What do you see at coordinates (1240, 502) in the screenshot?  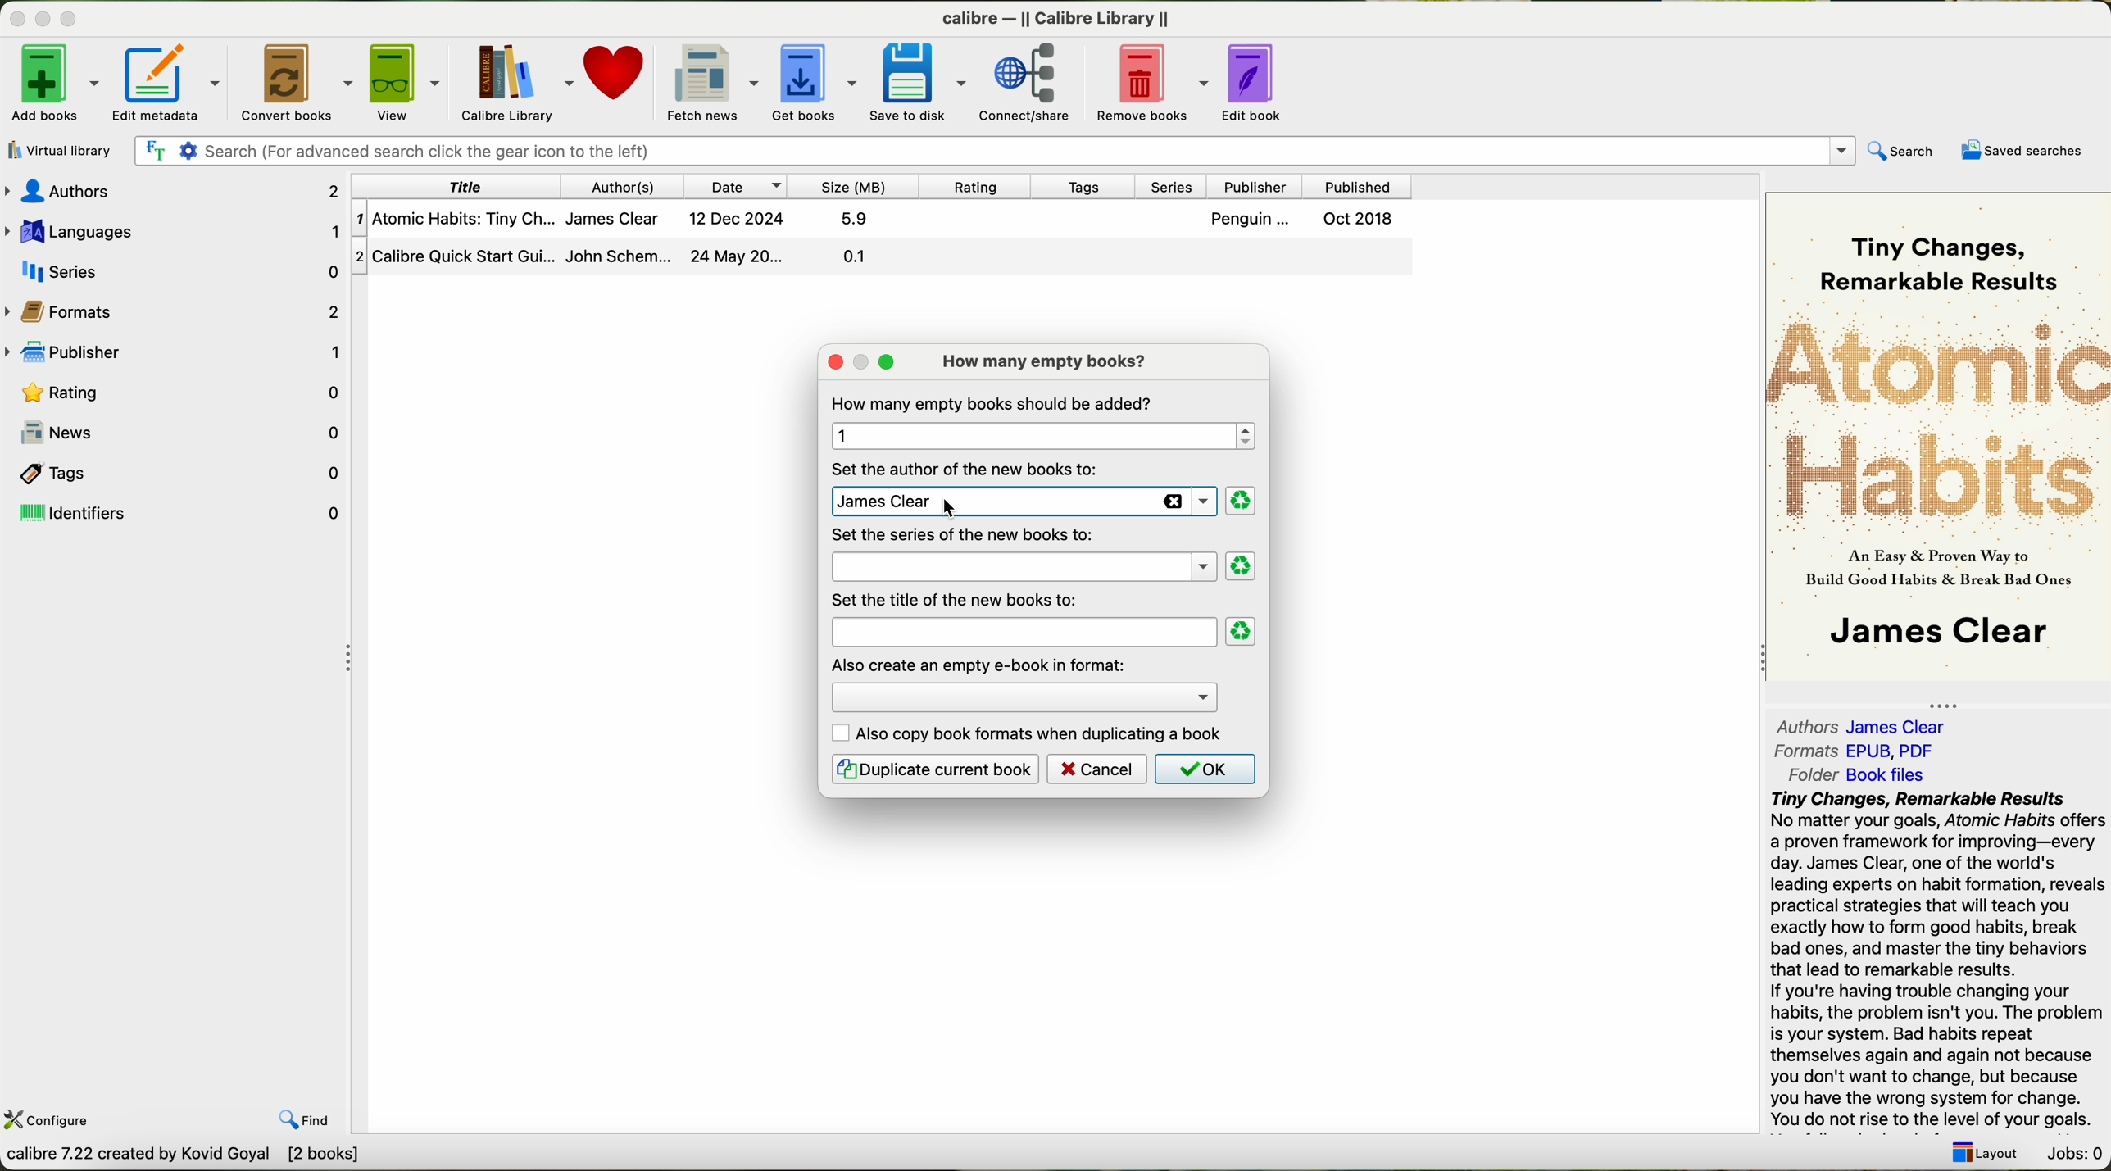 I see `clear` at bounding box center [1240, 502].